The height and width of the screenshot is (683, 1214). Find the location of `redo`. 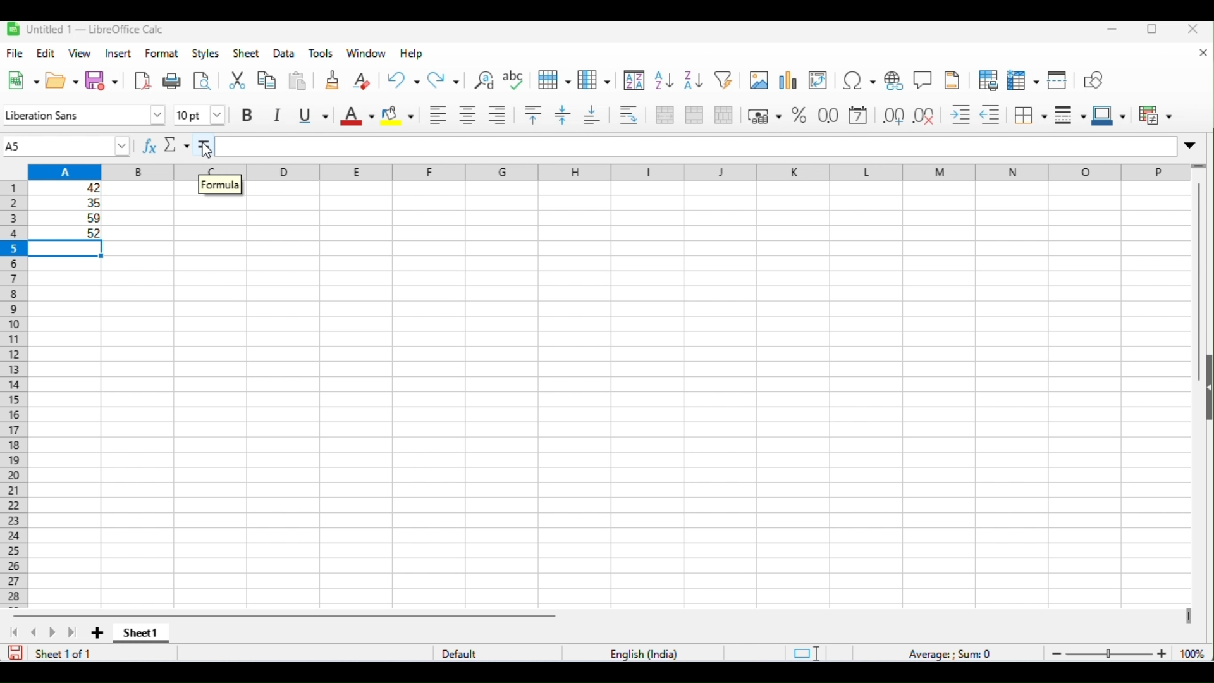

redo is located at coordinates (443, 80).